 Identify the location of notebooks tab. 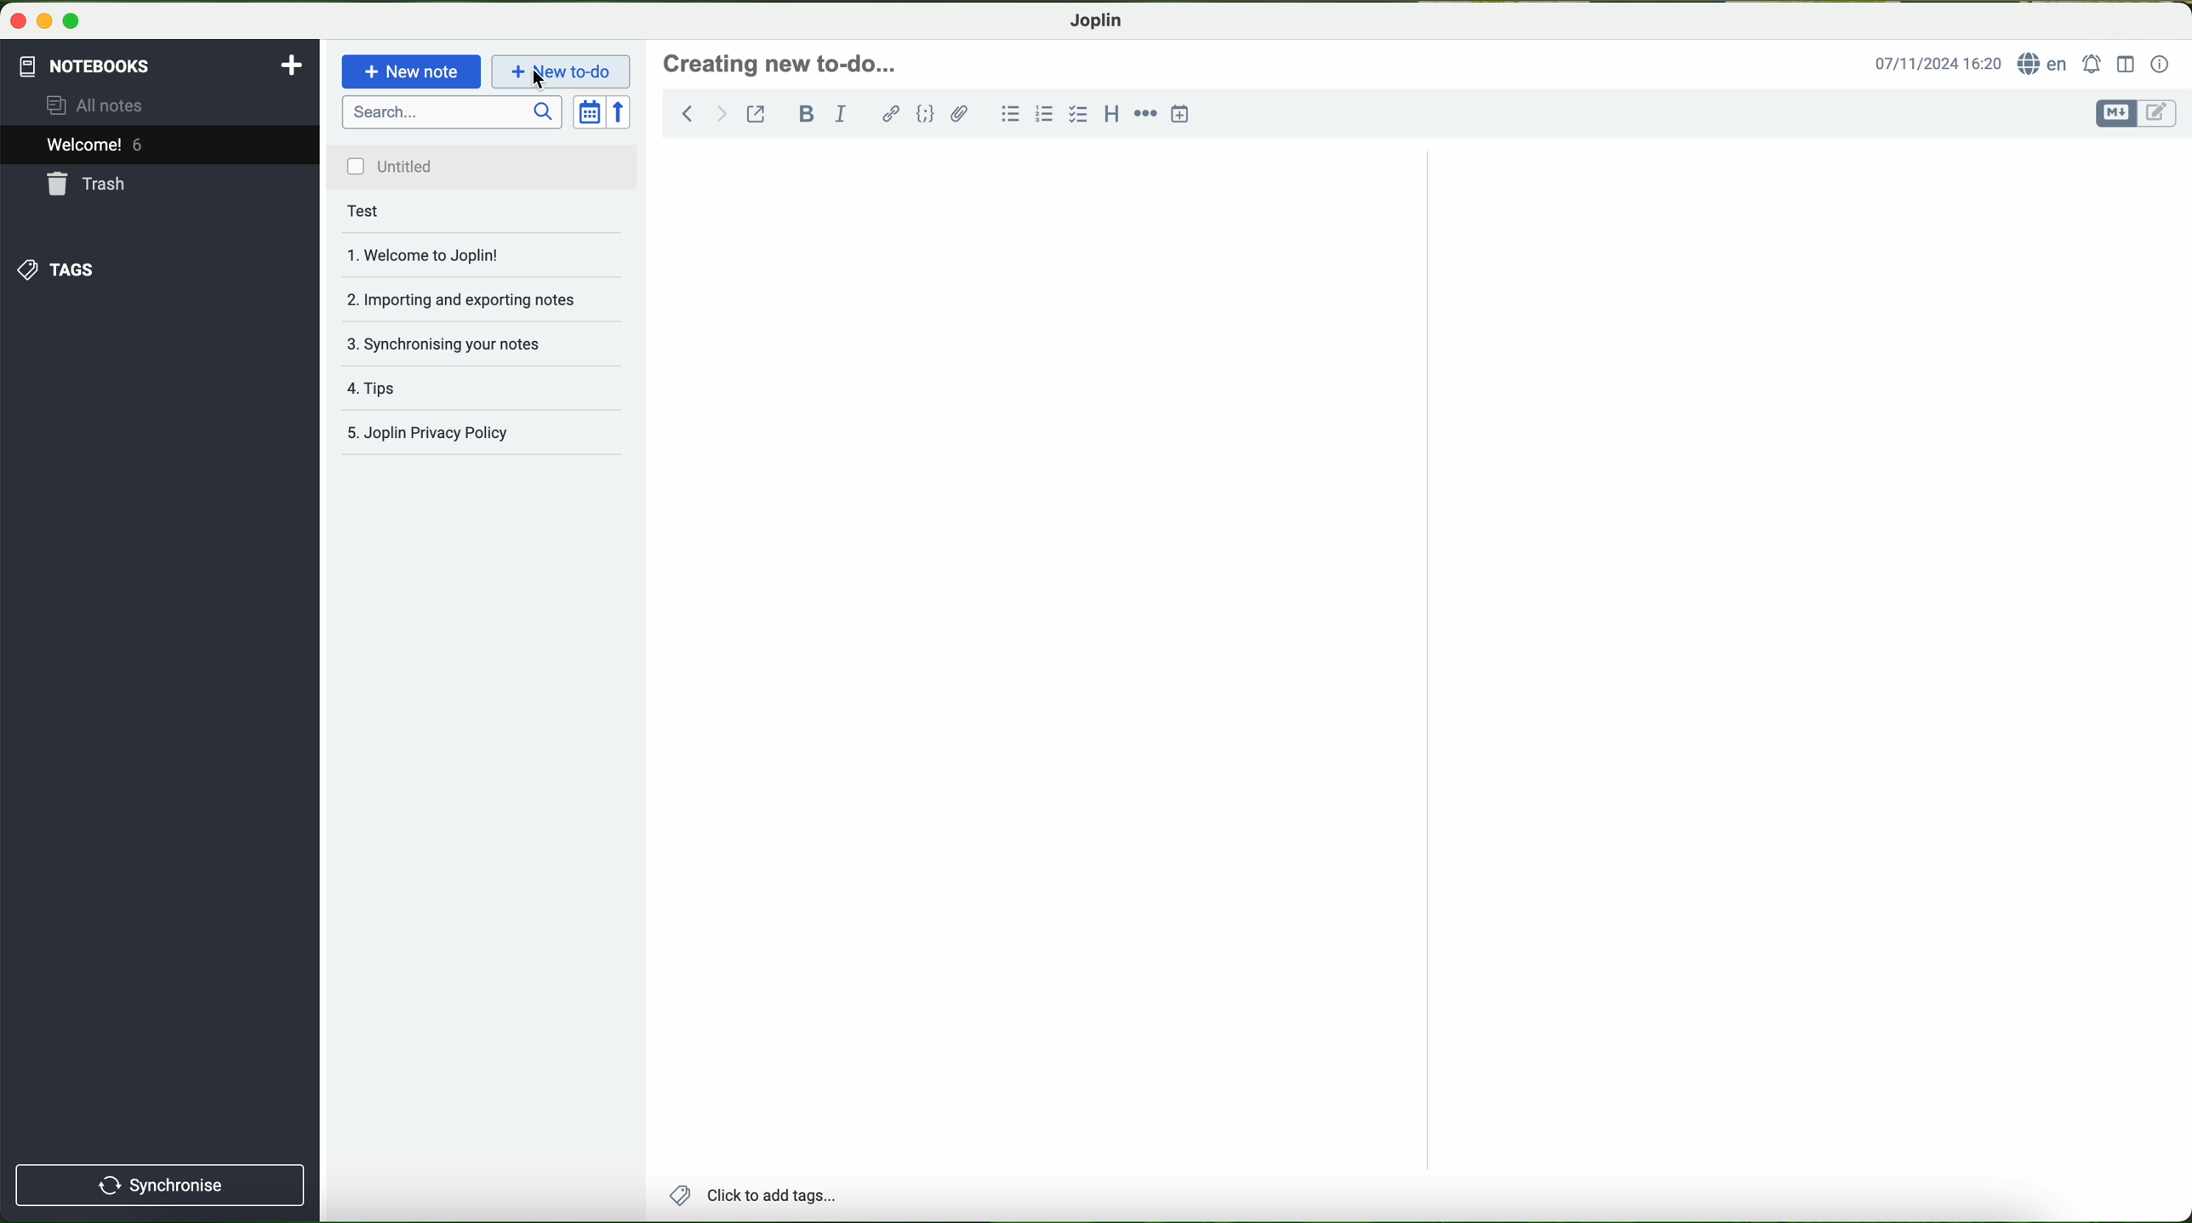
(160, 66).